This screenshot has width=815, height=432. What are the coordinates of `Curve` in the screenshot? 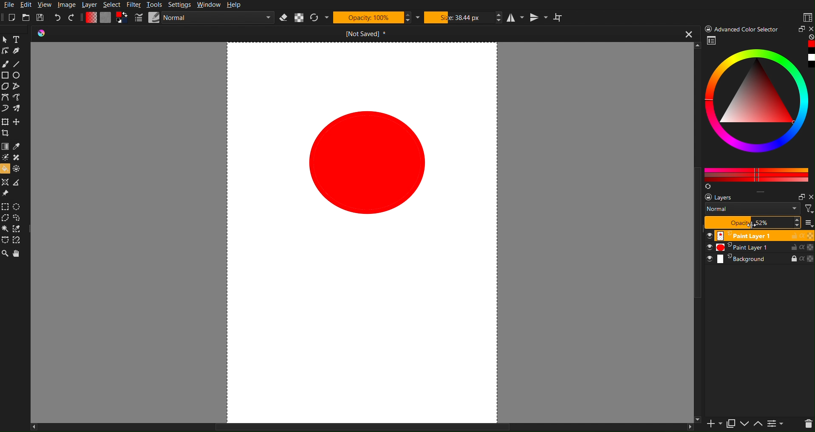 It's located at (122, 17).